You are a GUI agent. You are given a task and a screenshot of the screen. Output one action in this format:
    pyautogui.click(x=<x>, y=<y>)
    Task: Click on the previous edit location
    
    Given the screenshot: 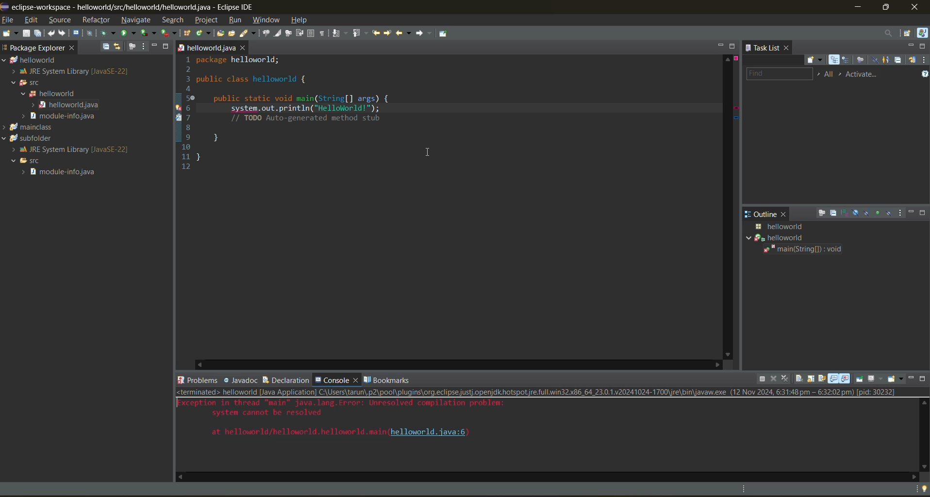 What is the action you would take?
    pyautogui.click(x=377, y=33)
    